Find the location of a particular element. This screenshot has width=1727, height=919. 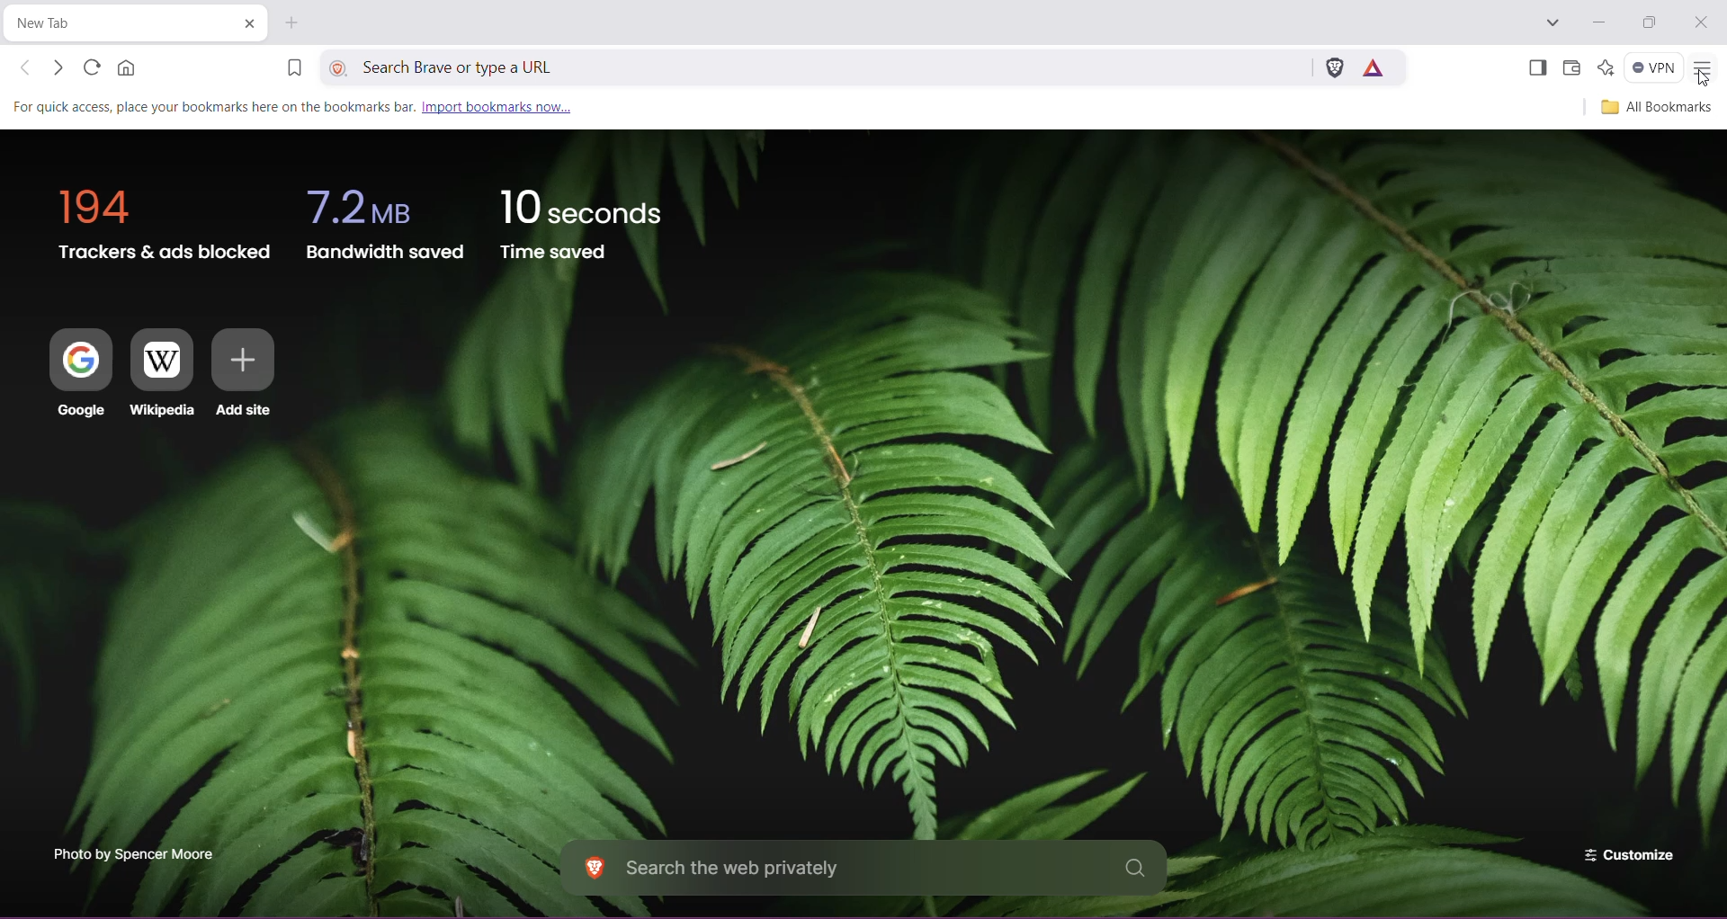

Site Information is located at coordinates (340, 67).